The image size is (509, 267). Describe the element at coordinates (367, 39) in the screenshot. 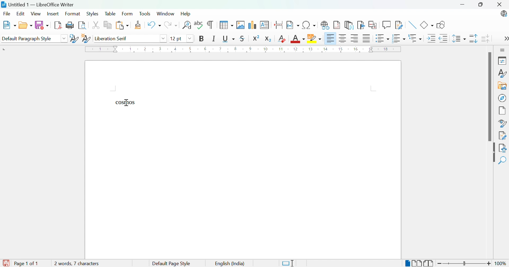

I see `Justified` at that location.